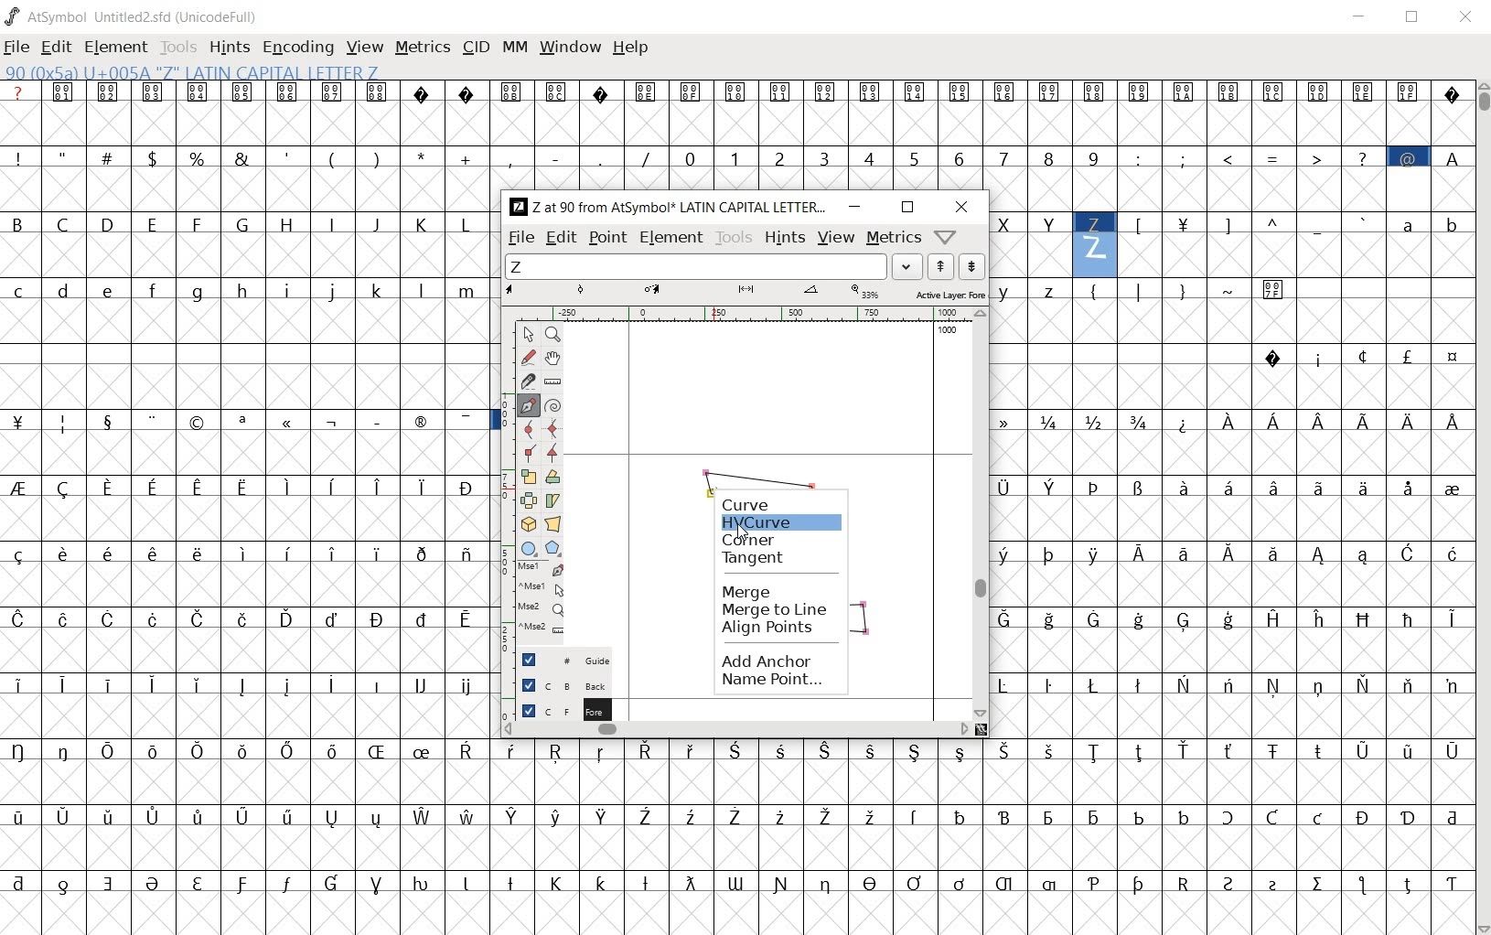  I want to click on polygon or star, so click(553, 549).